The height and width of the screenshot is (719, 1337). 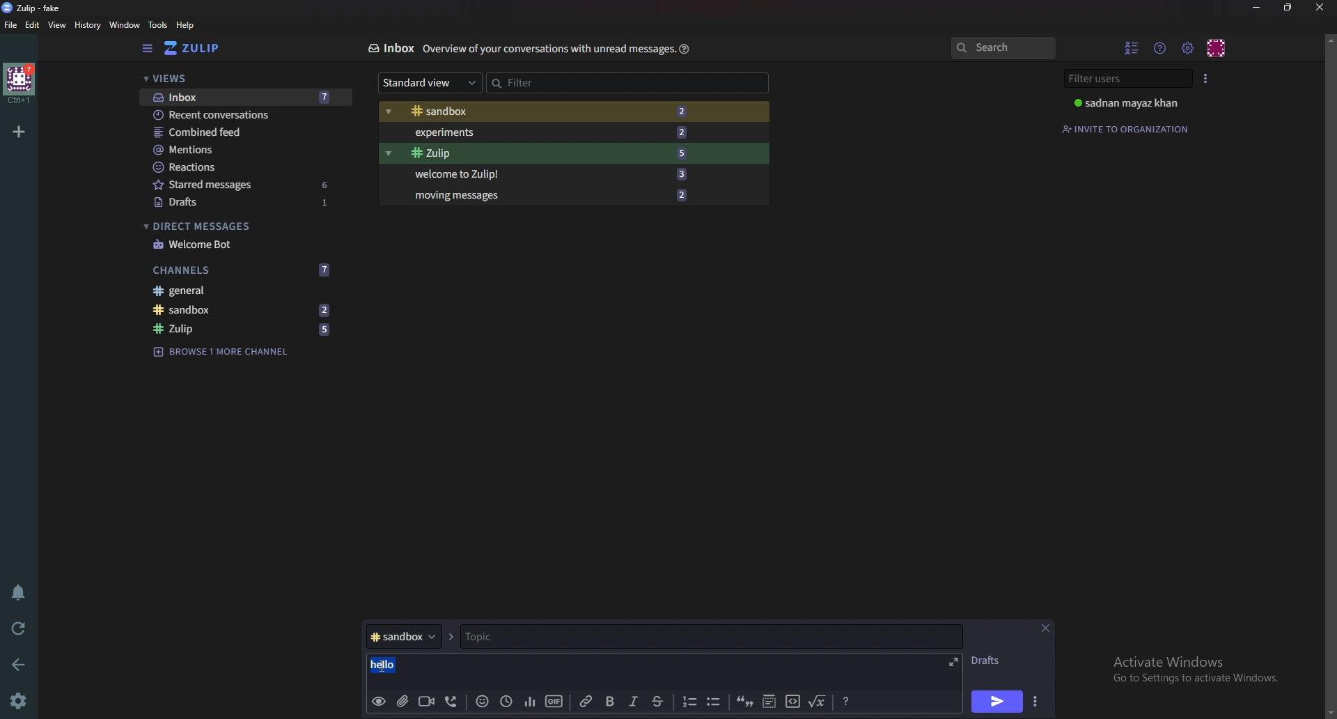 I want to click on hide side bar, so click(x=148, y=49).